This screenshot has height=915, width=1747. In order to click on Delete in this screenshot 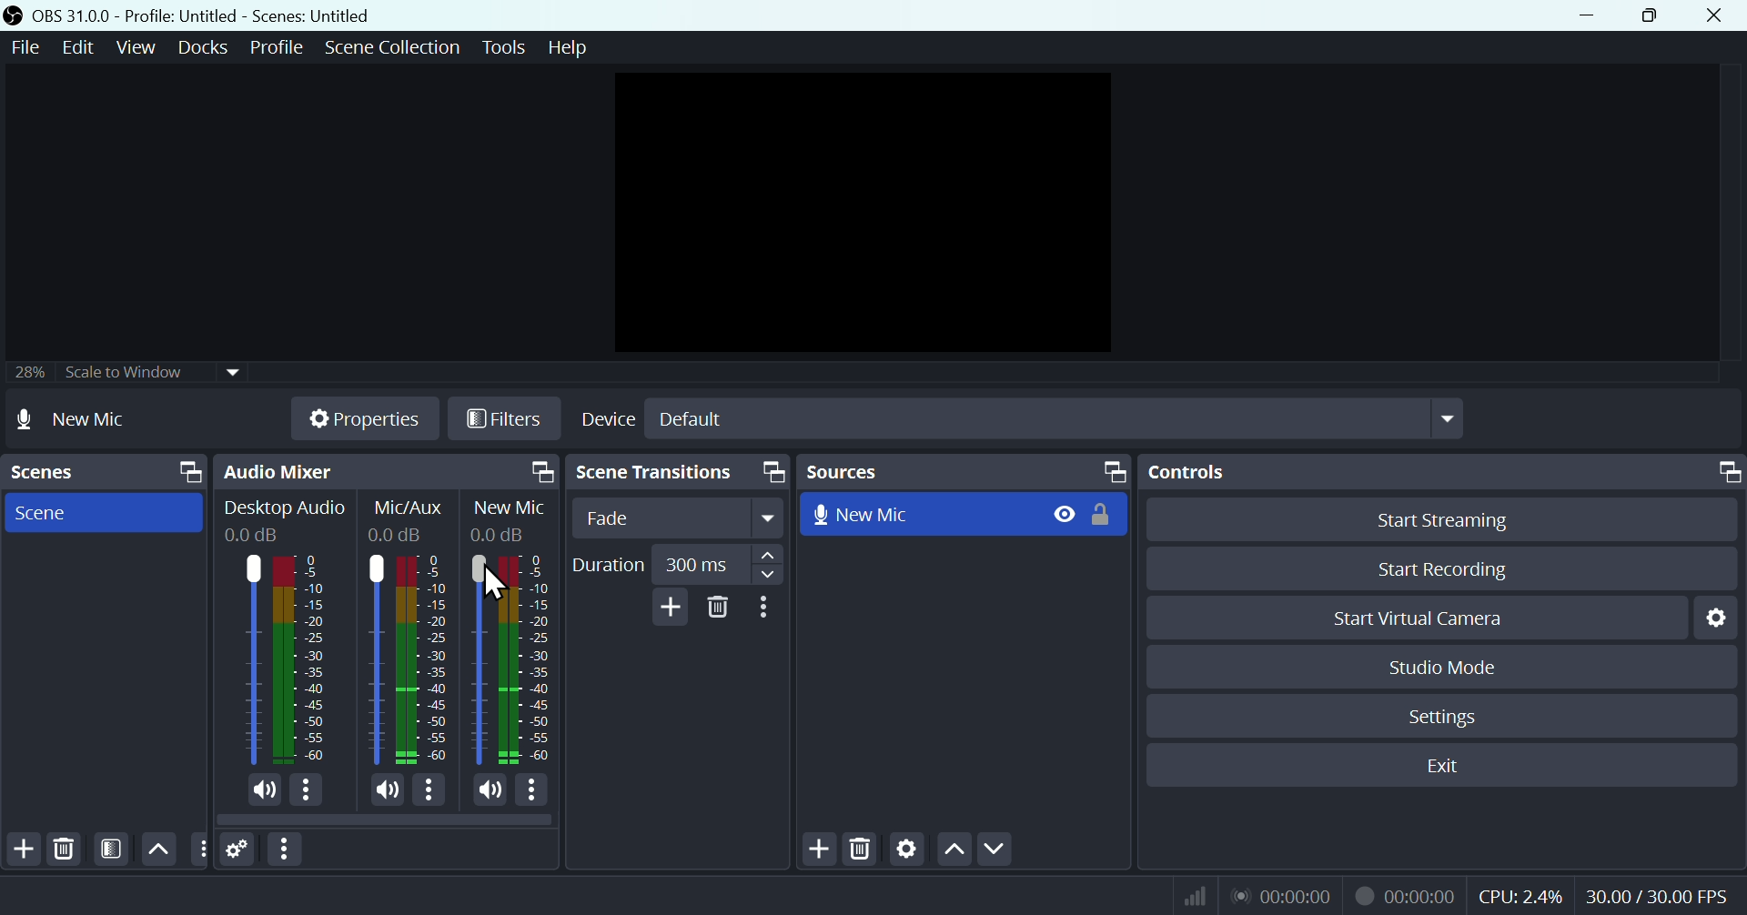, I will do `click(719, 608)`.